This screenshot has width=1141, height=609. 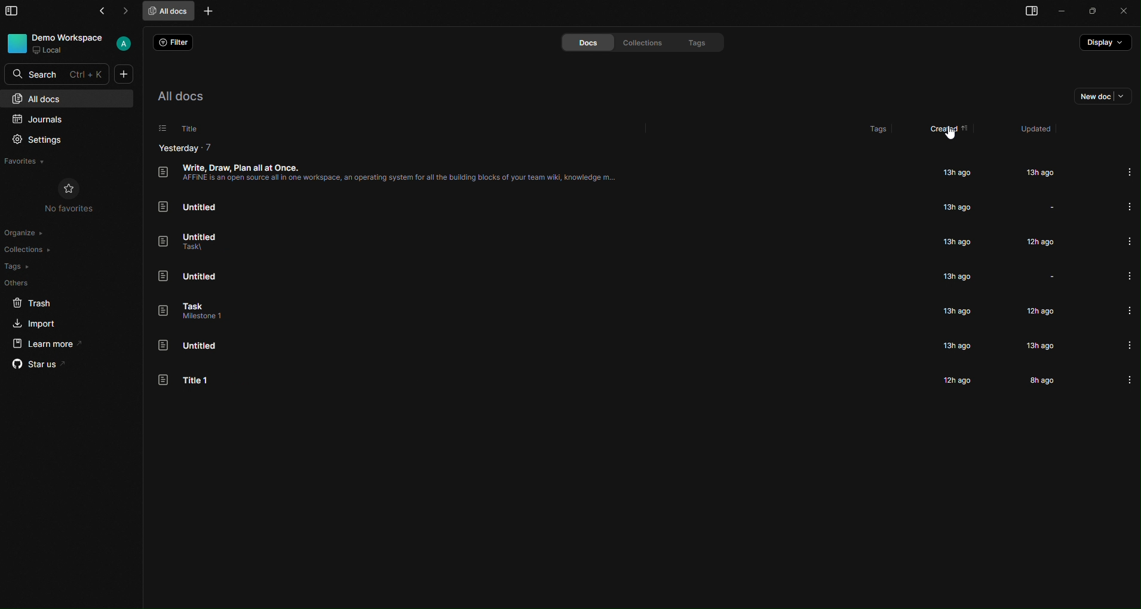 What do you see at coordinates (1025, 12) in the screenshot?
I see `right pane` at bounding box center [1025, 12].